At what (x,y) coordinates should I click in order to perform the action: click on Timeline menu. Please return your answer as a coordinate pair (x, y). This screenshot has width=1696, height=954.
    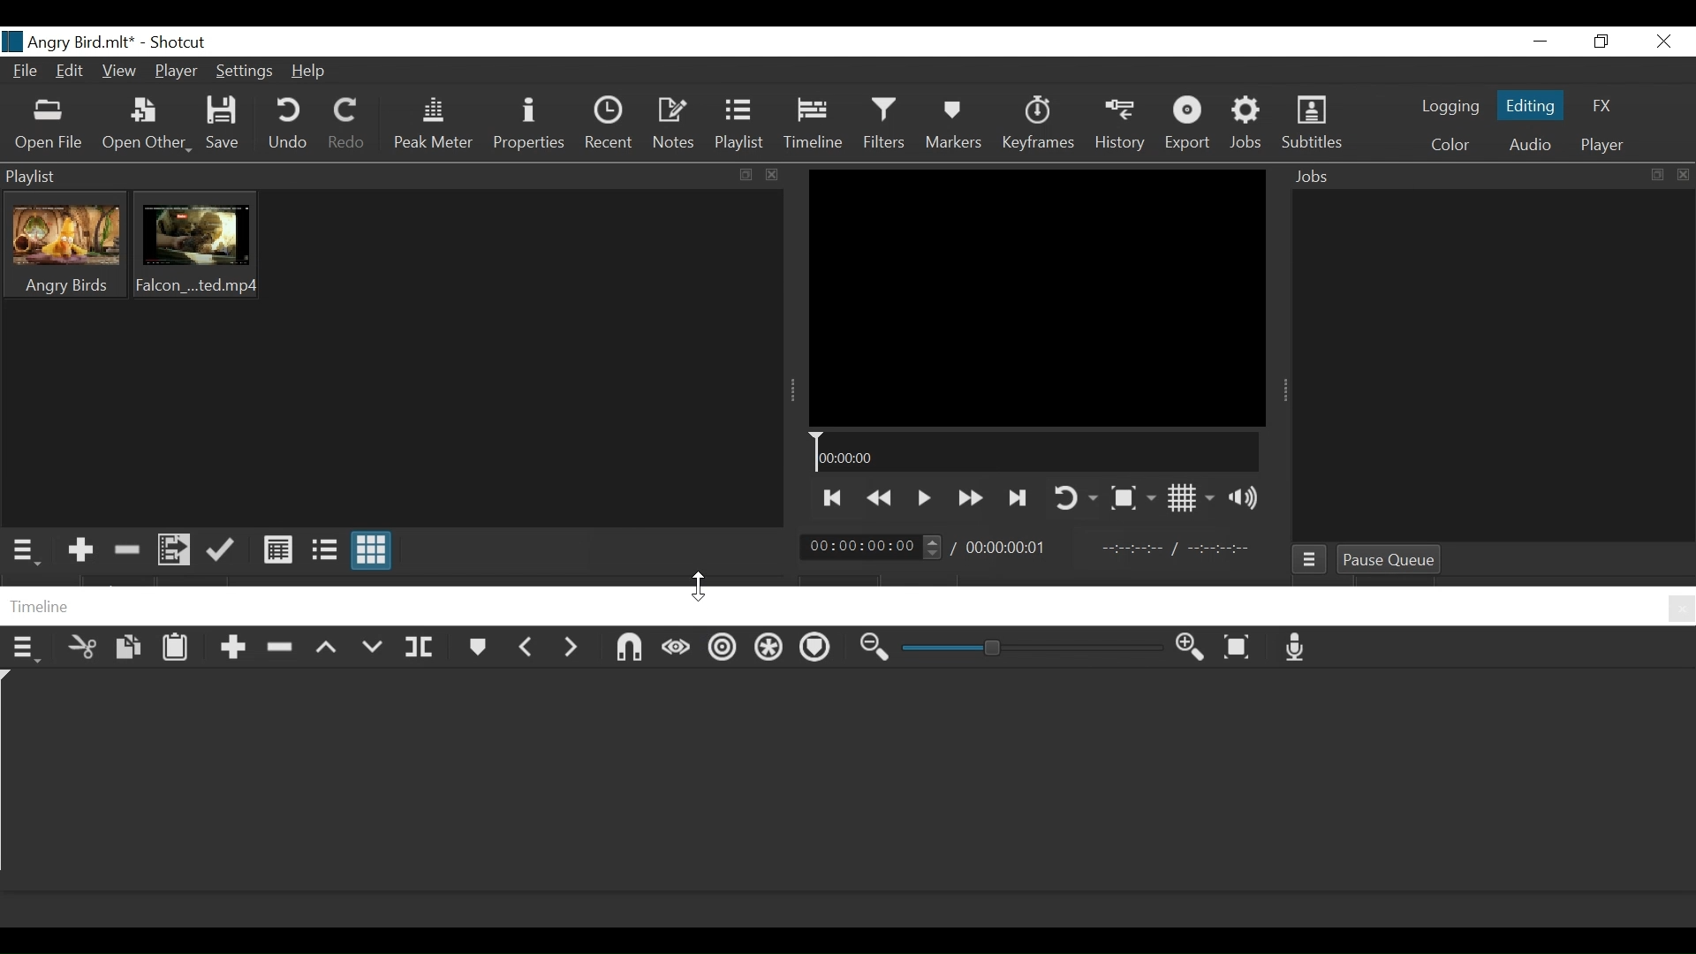
    Looking at the image, I should click on (26, 653).